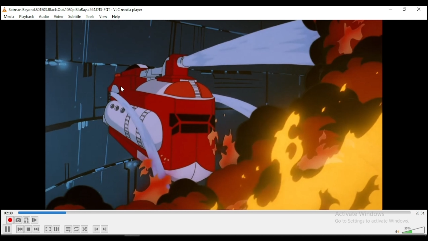 The image size is (428, 241). I want to click on help, so click(116, 17).